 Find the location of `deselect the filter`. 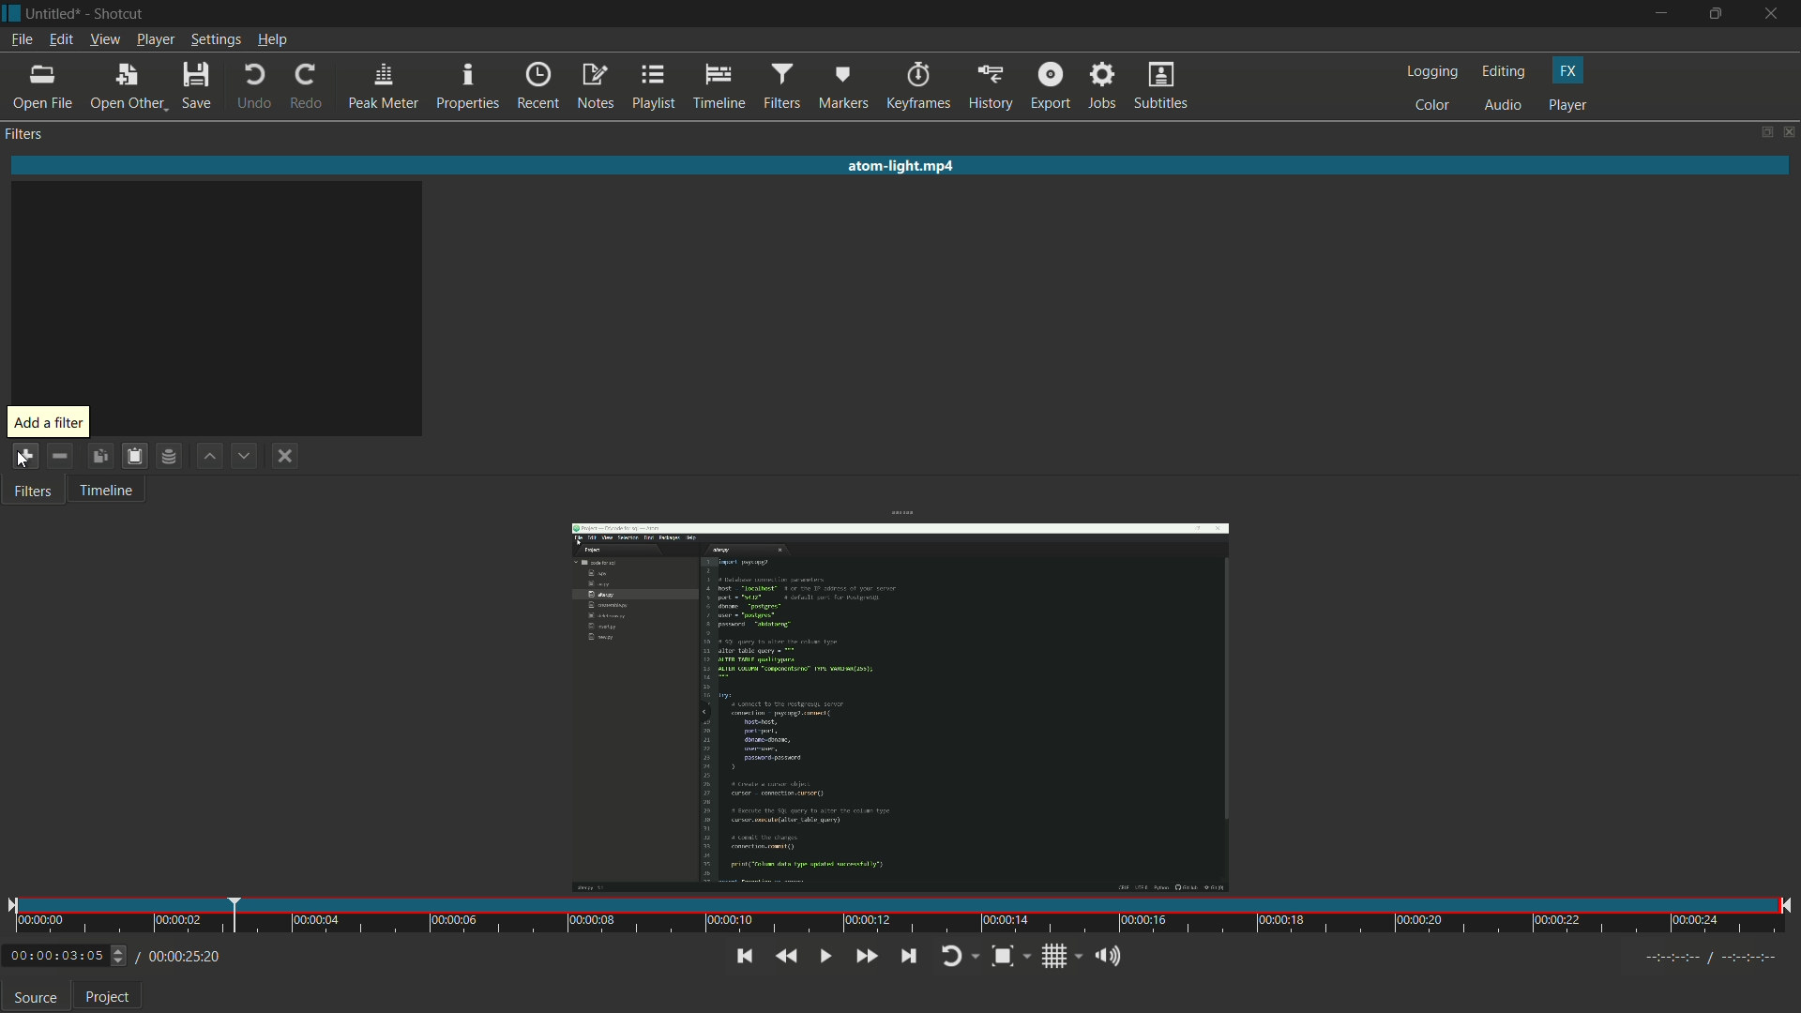

deselect the filter is located at coordinates (285, 458).